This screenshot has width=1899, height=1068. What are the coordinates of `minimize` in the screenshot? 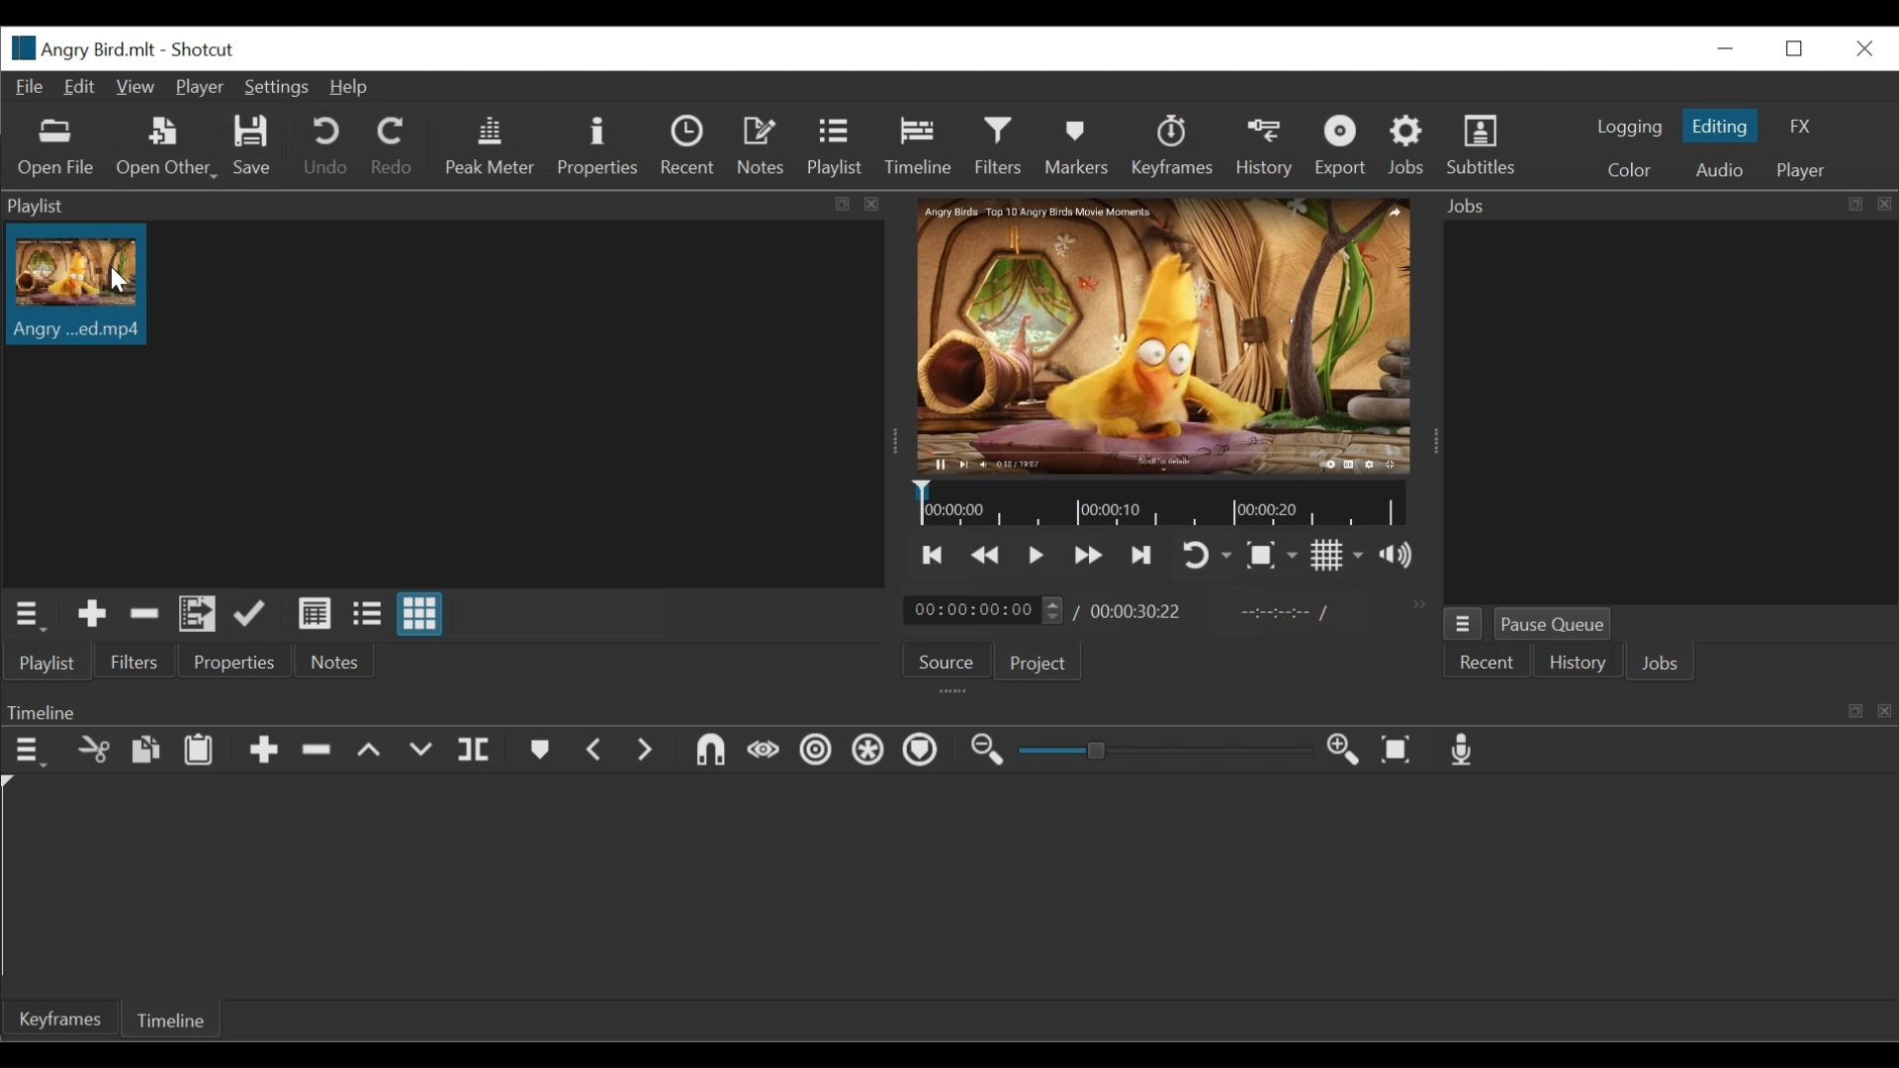 It's located at (1724, 48).